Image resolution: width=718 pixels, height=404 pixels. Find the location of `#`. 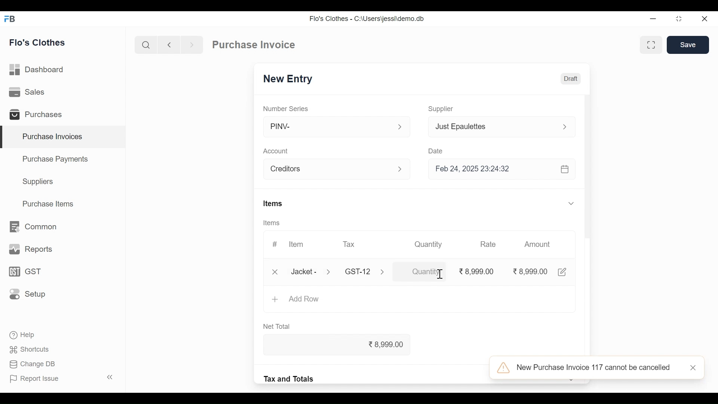

# is located at coordinates (275, 244).